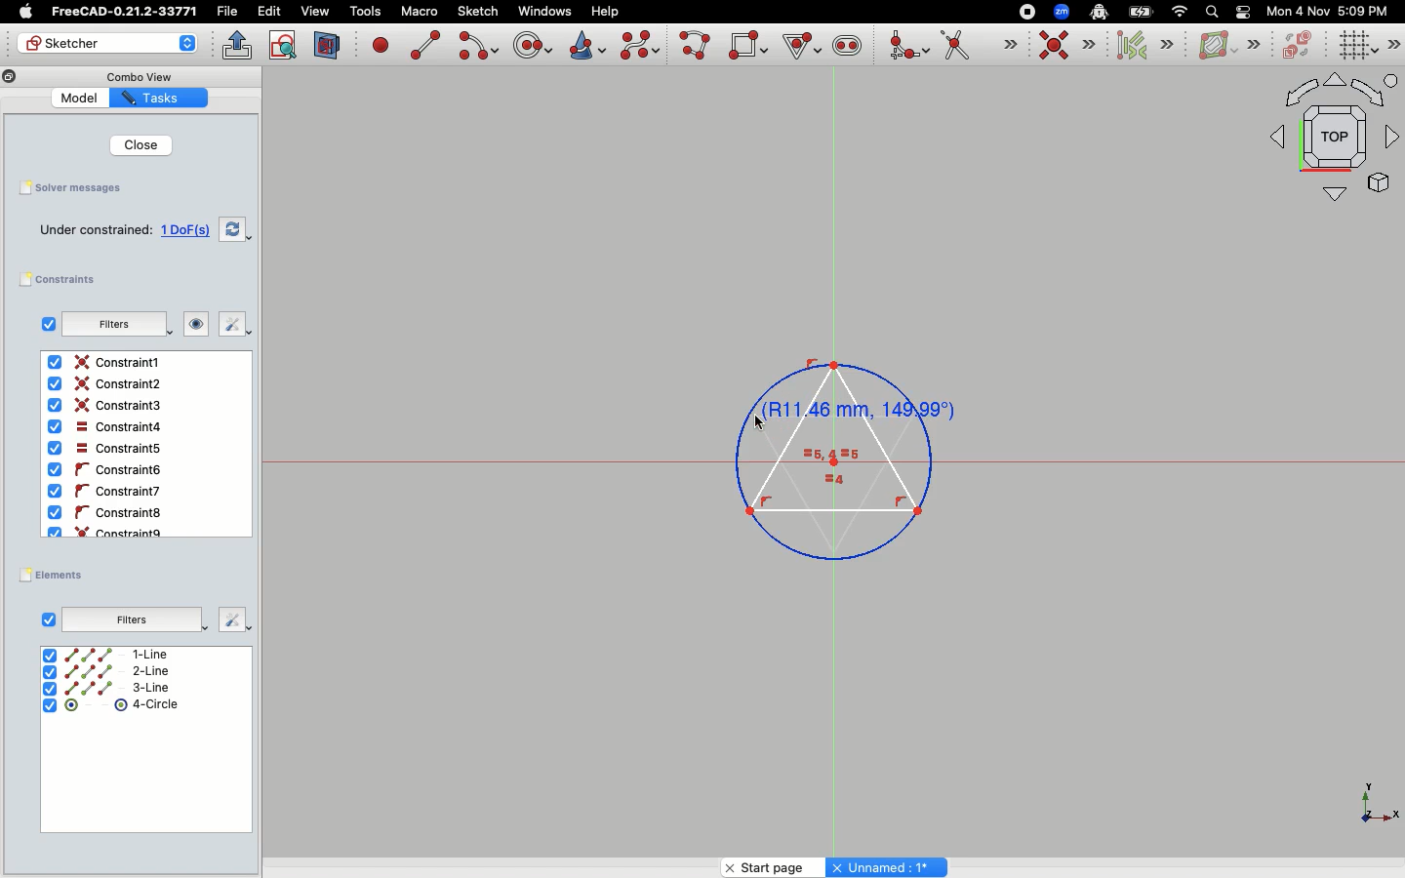  Describe the element at coordinates (102, 427) in the screenshot. I see `Constraint4` at that location.